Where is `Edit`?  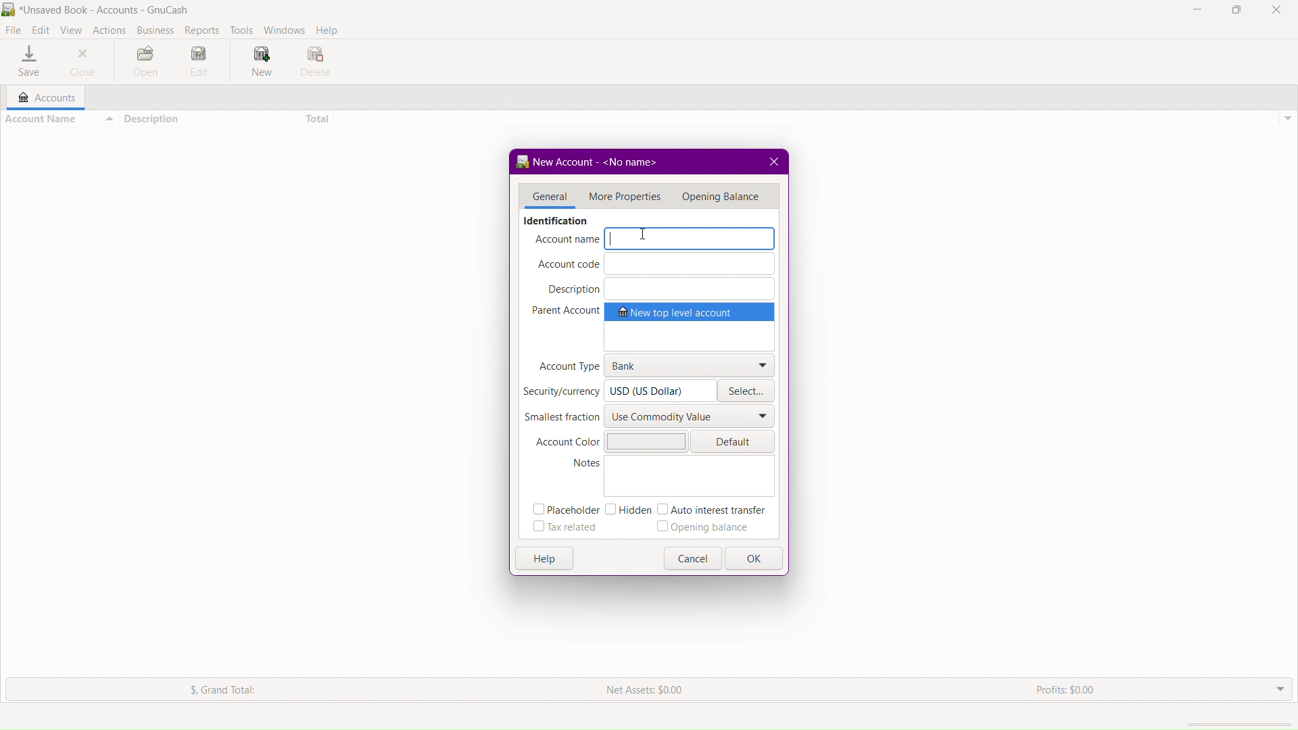 Edit is located at coordinates (42, 28).